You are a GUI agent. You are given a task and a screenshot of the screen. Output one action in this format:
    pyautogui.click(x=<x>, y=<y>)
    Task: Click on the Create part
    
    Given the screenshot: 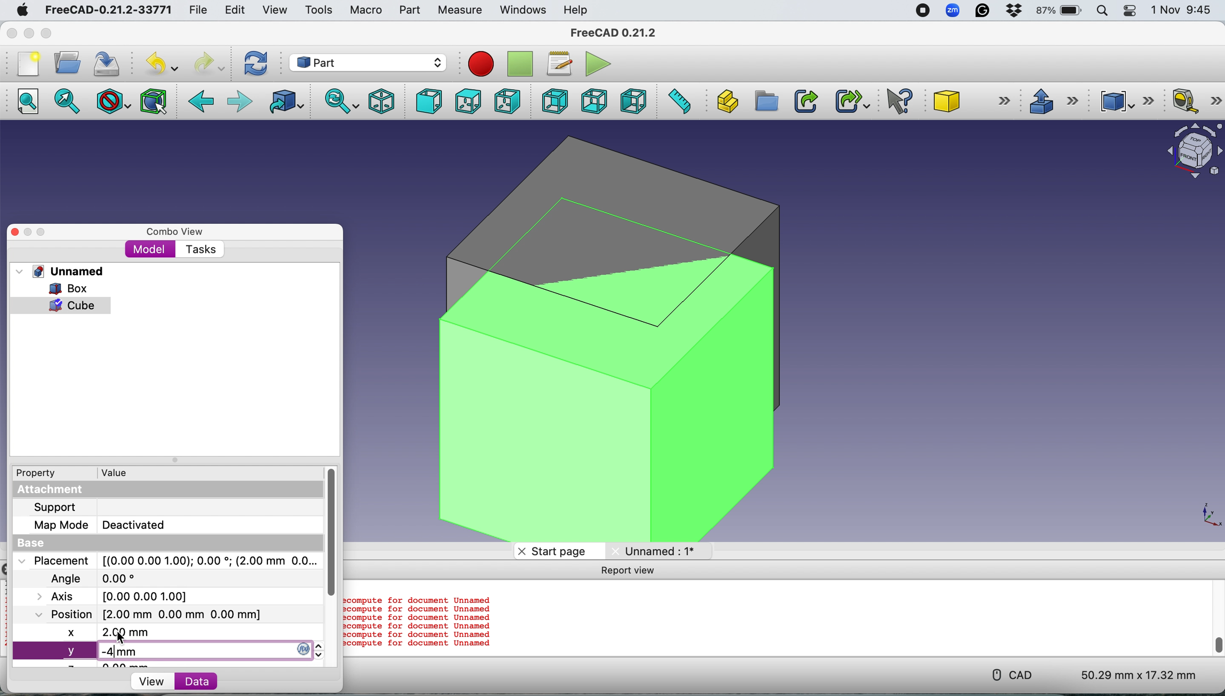 What is the action you would take?
    pyautogui.click(x=724, y=101)
    